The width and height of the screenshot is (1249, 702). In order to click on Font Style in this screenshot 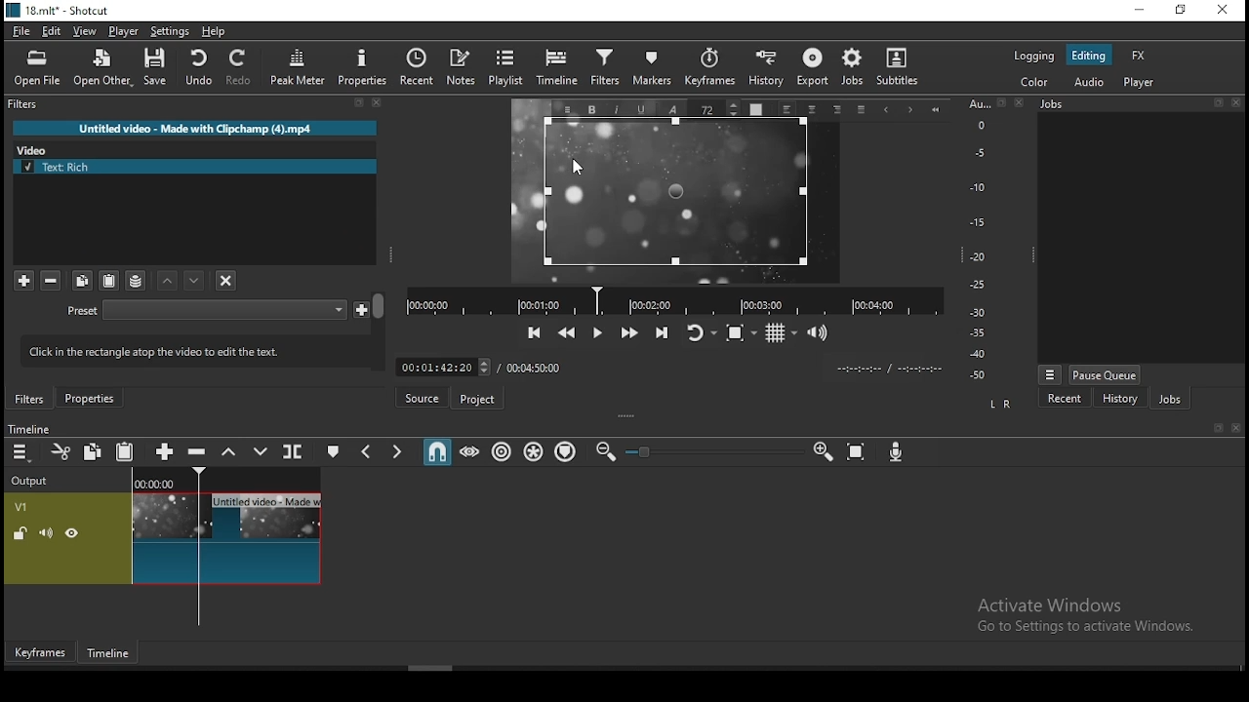, I will do `click(671, 108)`.